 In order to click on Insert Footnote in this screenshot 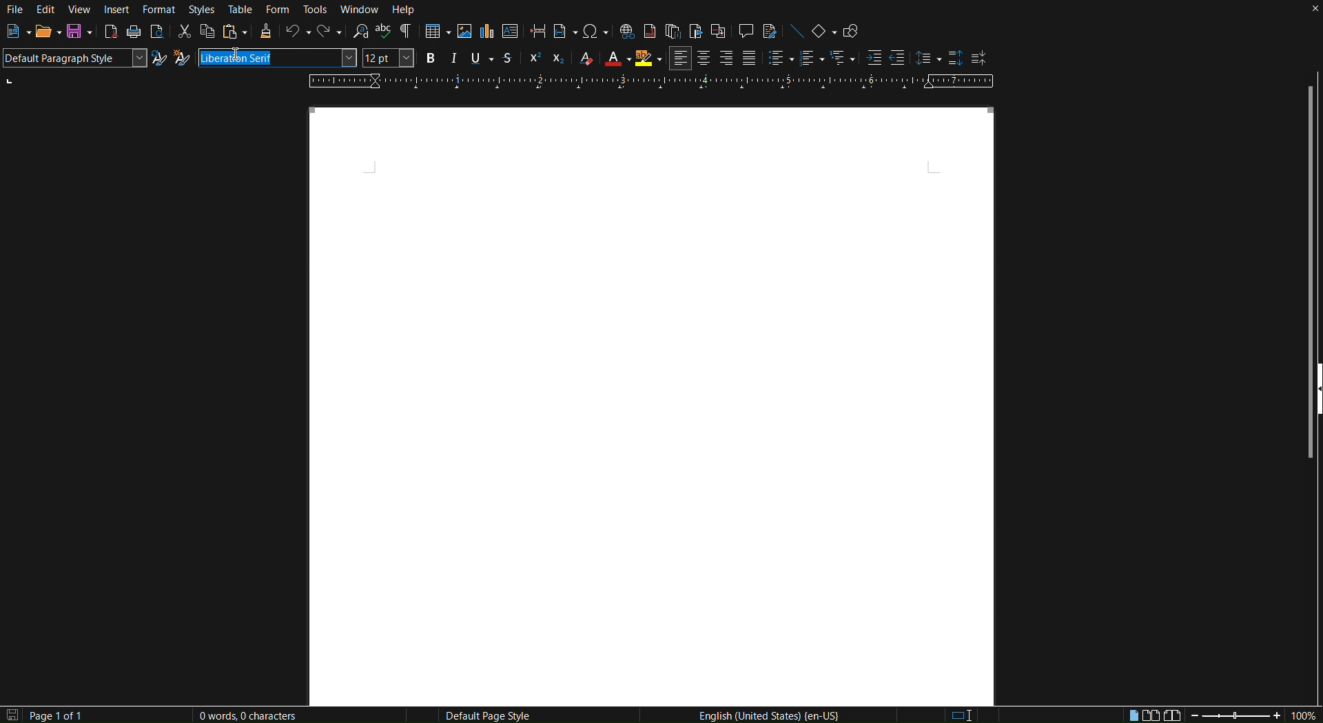, I will do `click(650, 33)`.